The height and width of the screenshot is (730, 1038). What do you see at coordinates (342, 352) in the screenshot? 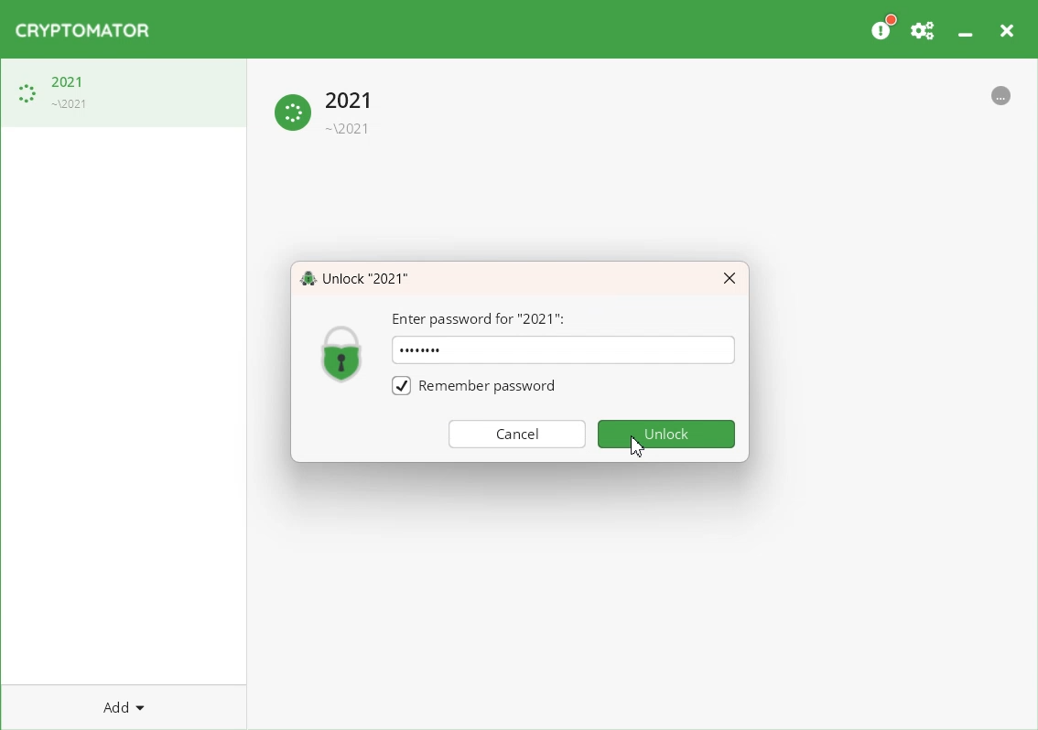
I see `Logo` at bounding box center [342, 352].